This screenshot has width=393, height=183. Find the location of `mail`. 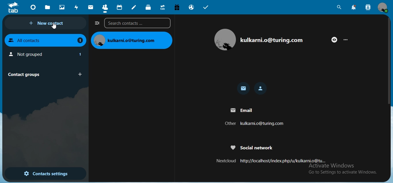

mail is located at coordinates (244, 88).